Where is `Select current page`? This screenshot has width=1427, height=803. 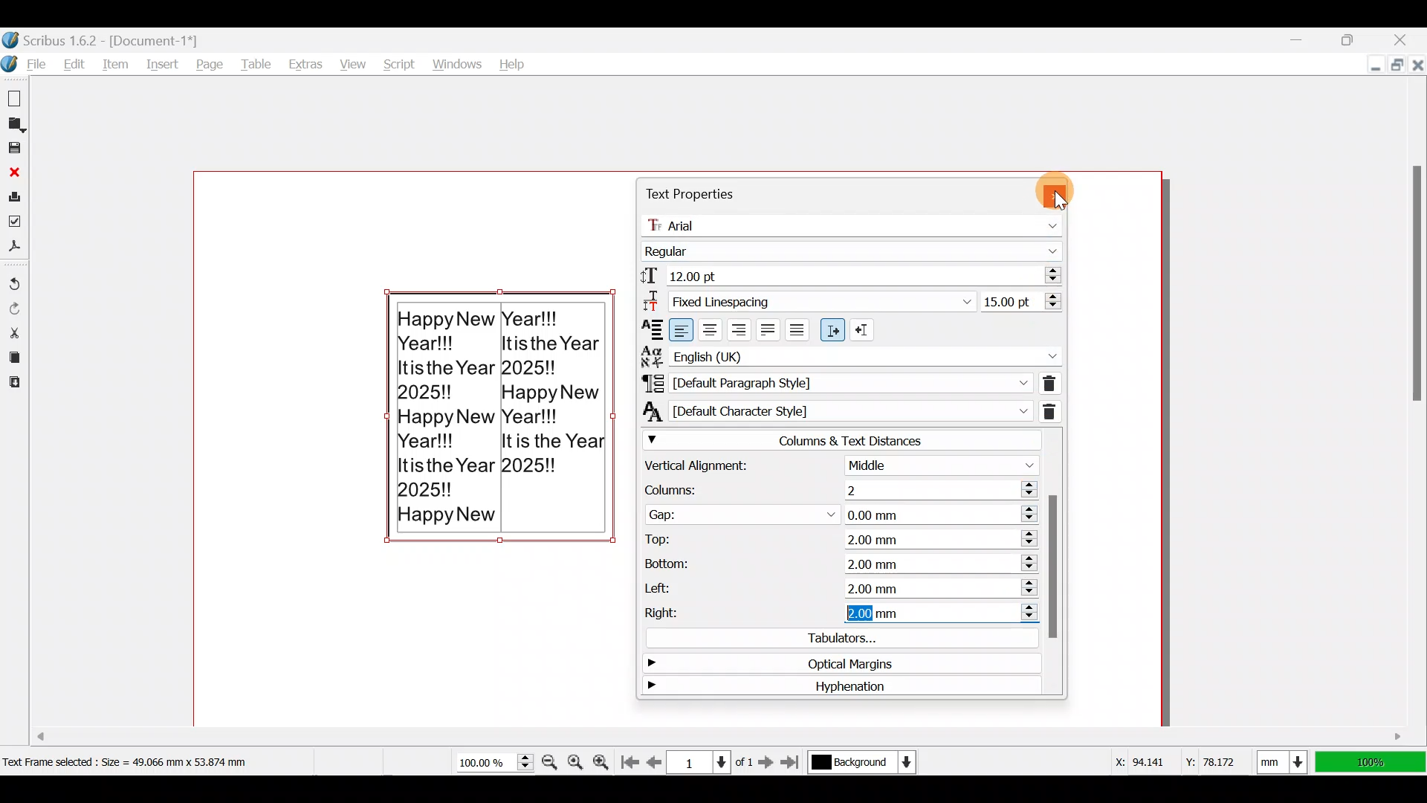
Select current page is located at coordinates (709, 761).